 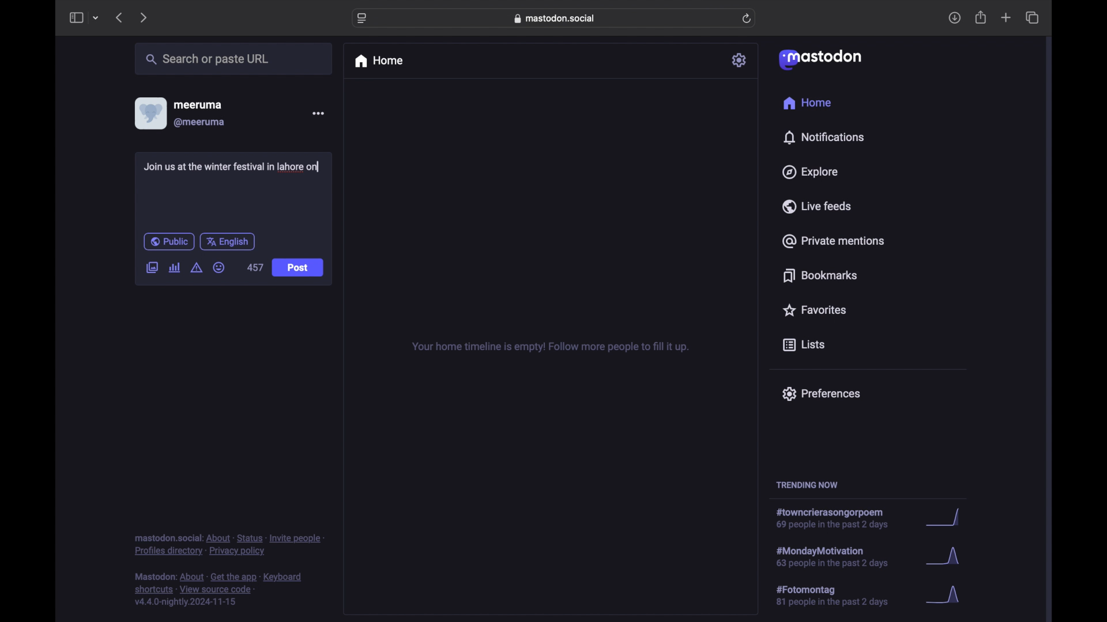 What do you see at coordinates (228, 241) in the screenshot?
I see `english` at bounding box center [228, 241].